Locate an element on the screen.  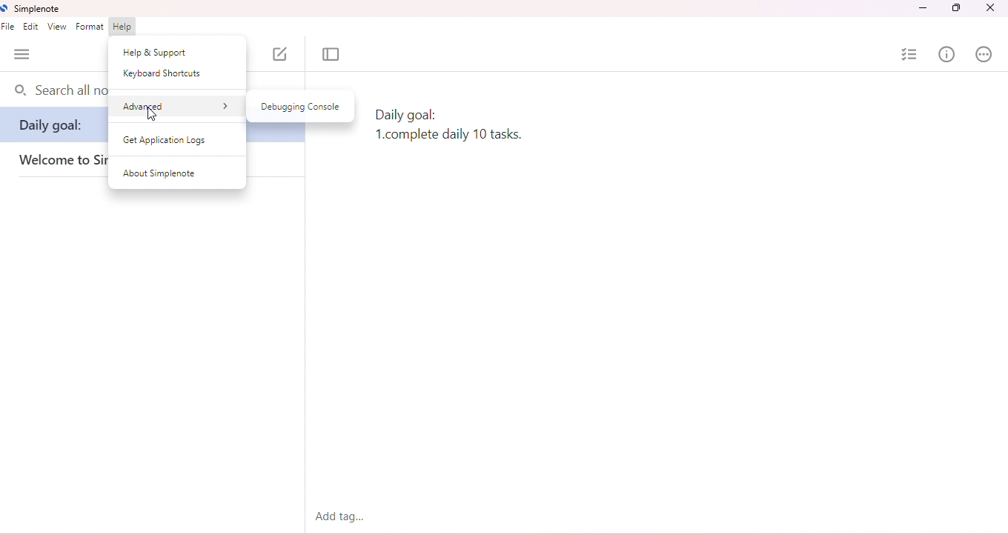
minimize is located at coordinates (921, 10).